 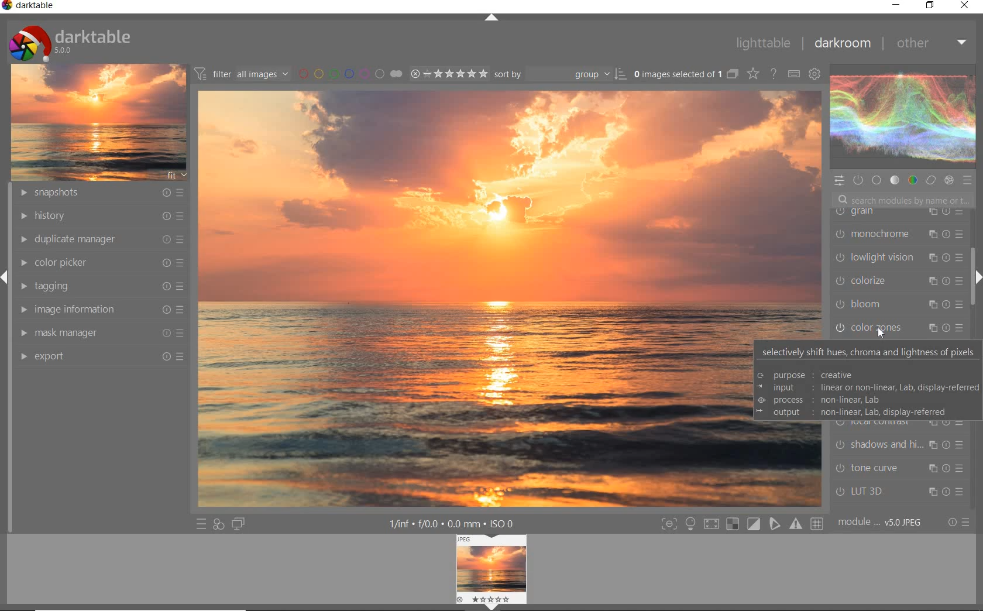 I want to click on TONE , so click(x=895, y=180).